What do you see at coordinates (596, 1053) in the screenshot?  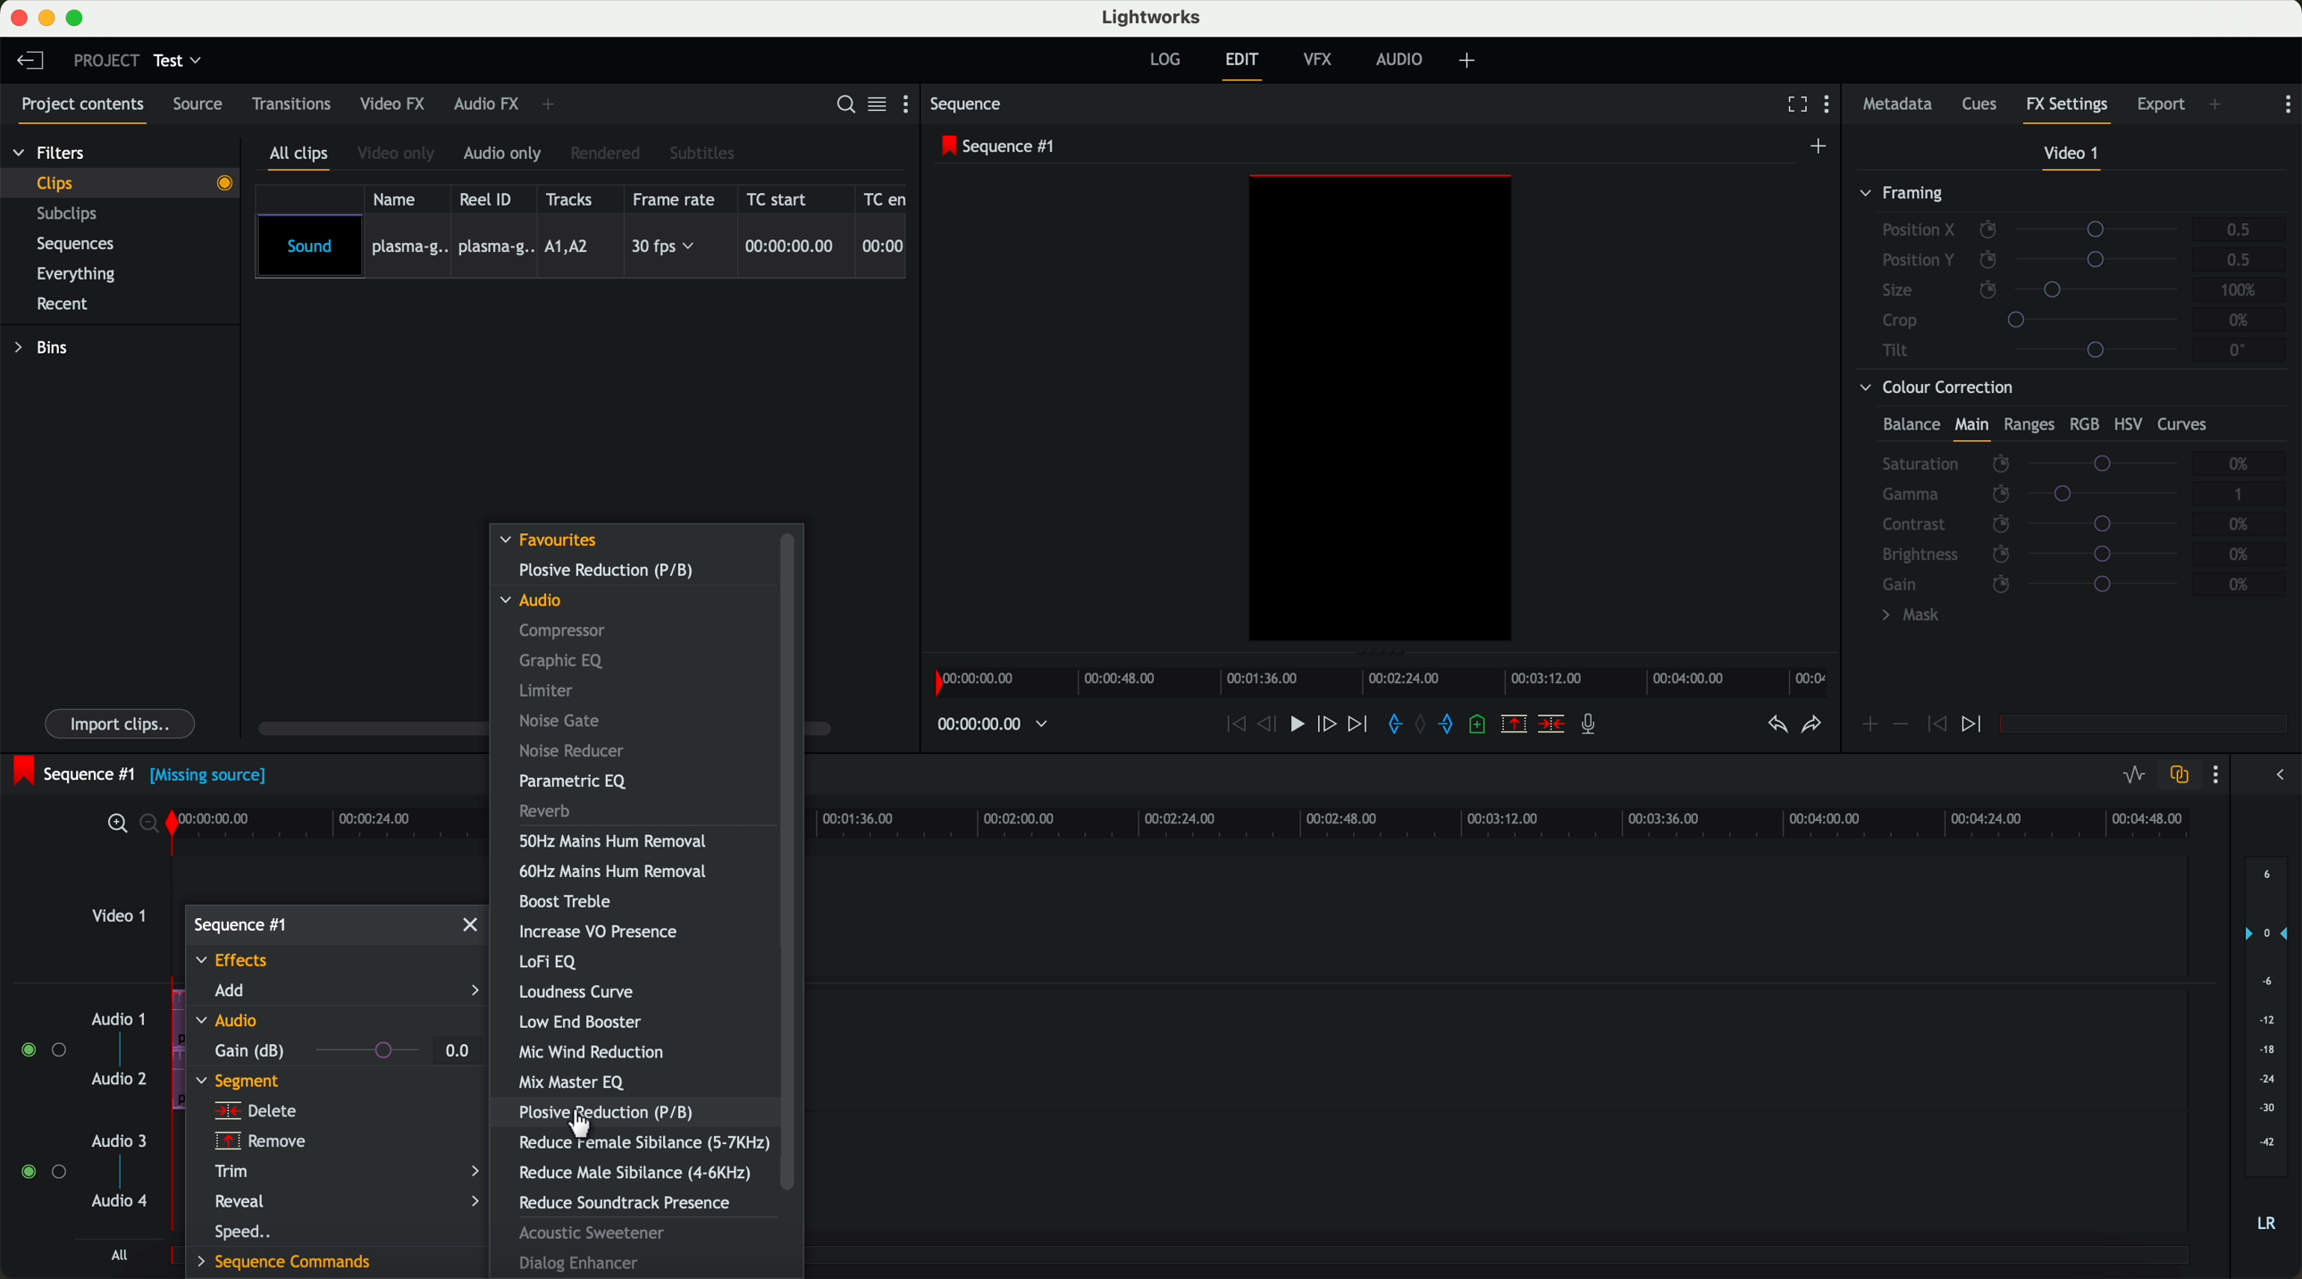 I see `mic wind reduction` at bounding box center [596, 1053].